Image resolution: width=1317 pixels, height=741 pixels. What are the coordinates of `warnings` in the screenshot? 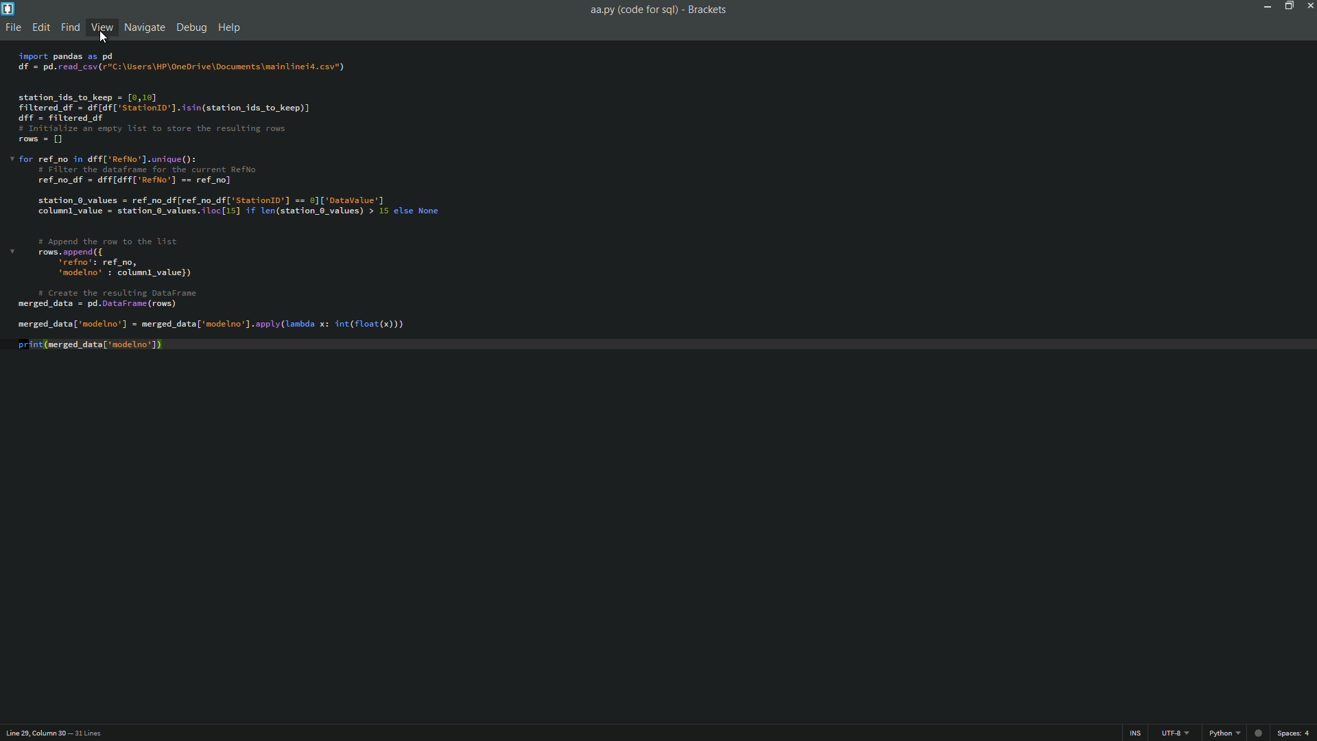 It's located at (1258, 731).